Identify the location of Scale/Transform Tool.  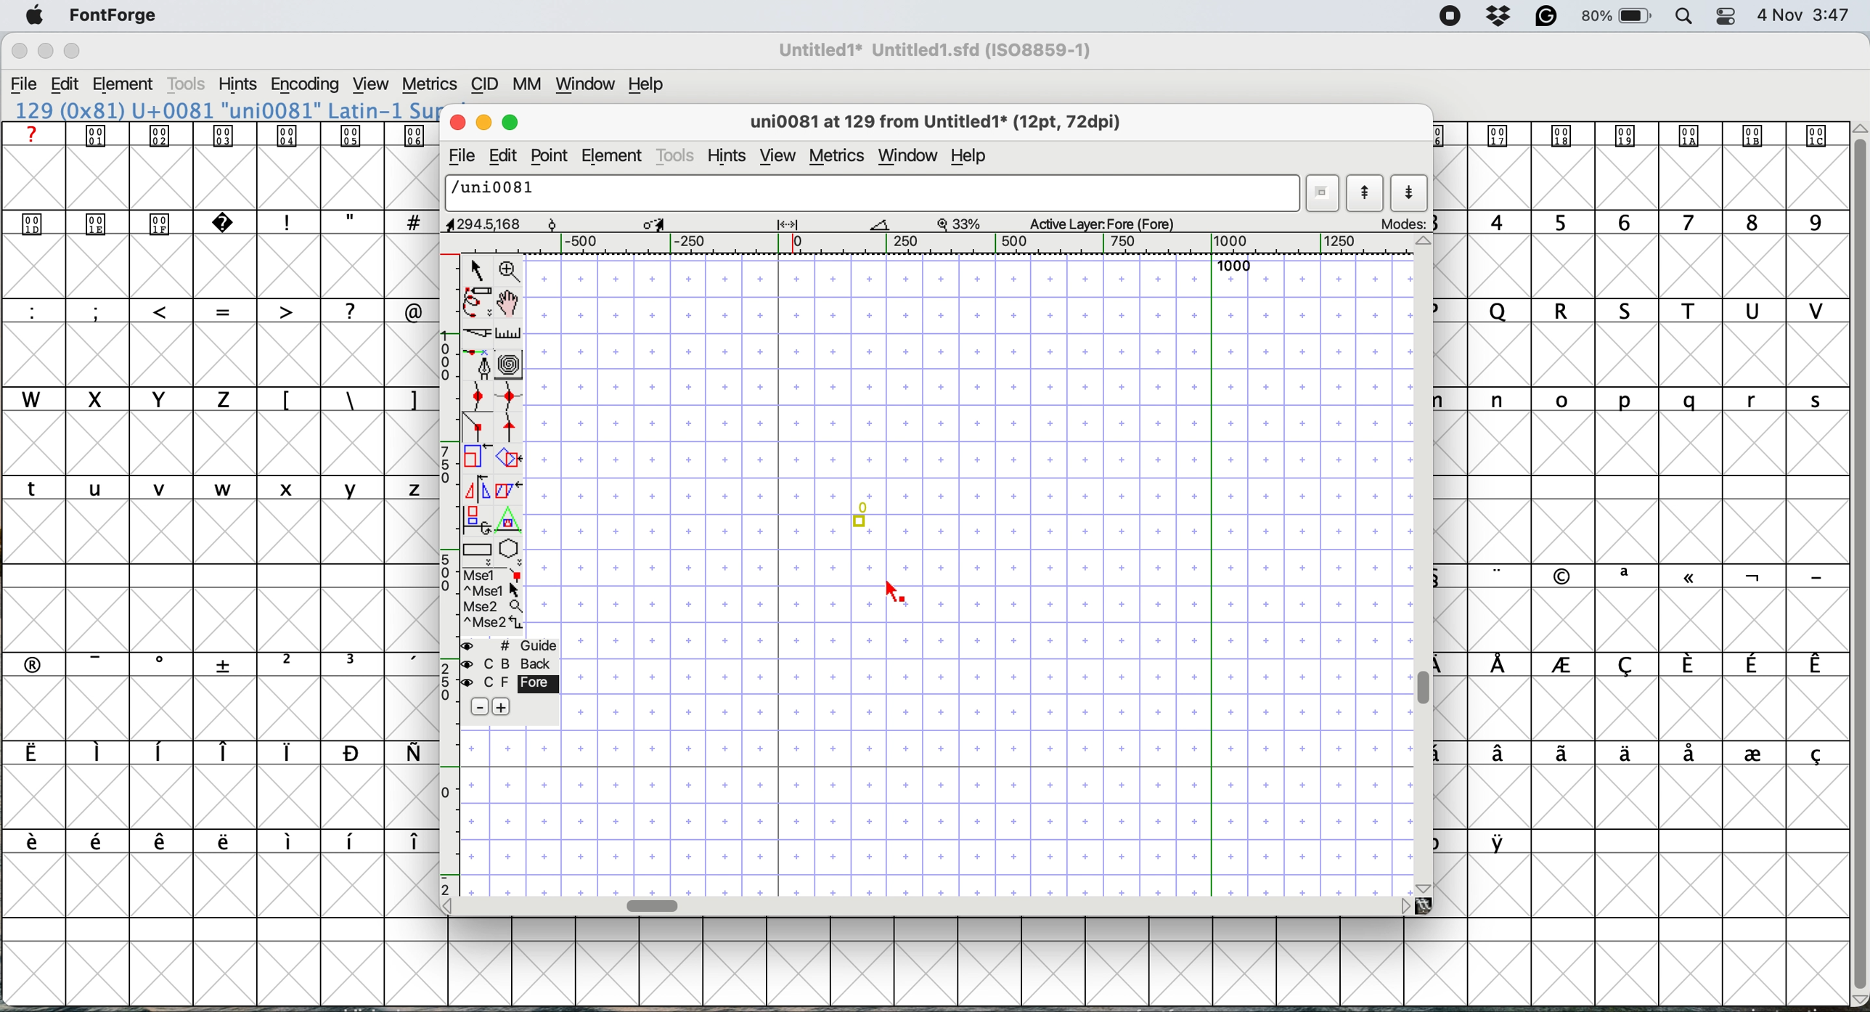
(655, 224).